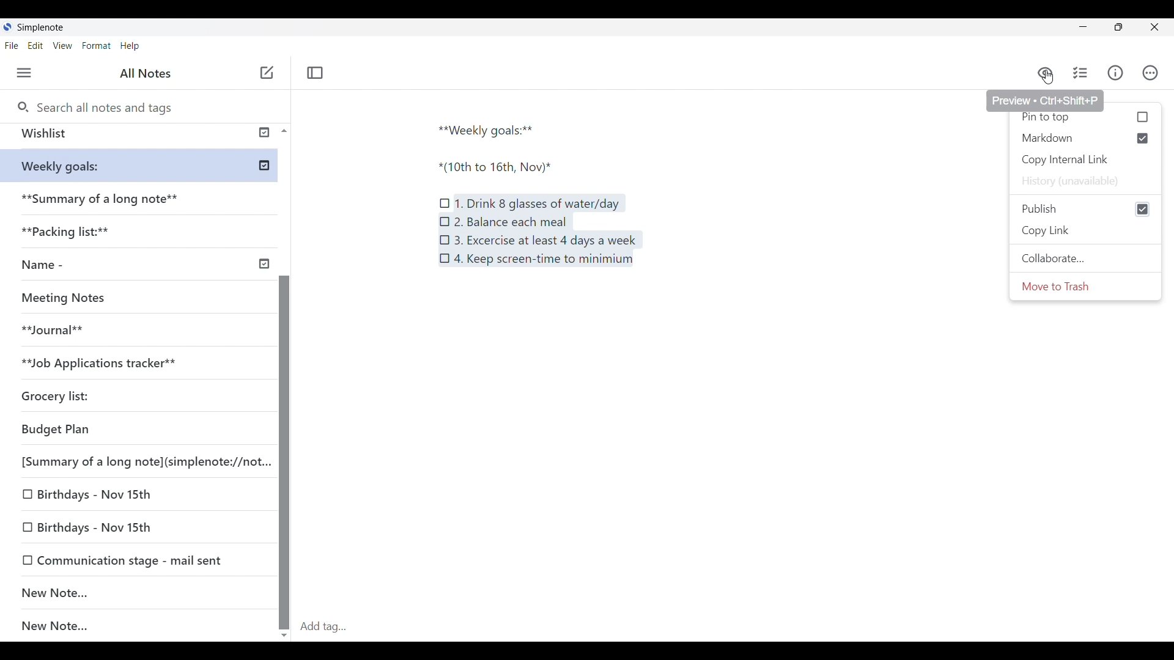  I want to click on Toggle focus mode, so click(317, 72).